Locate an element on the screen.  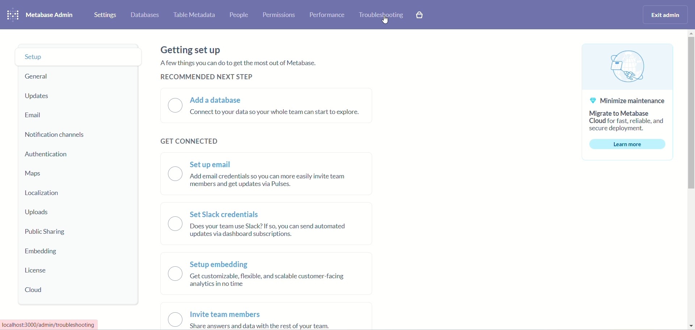
toggle button is located at coordinates (169, 242).